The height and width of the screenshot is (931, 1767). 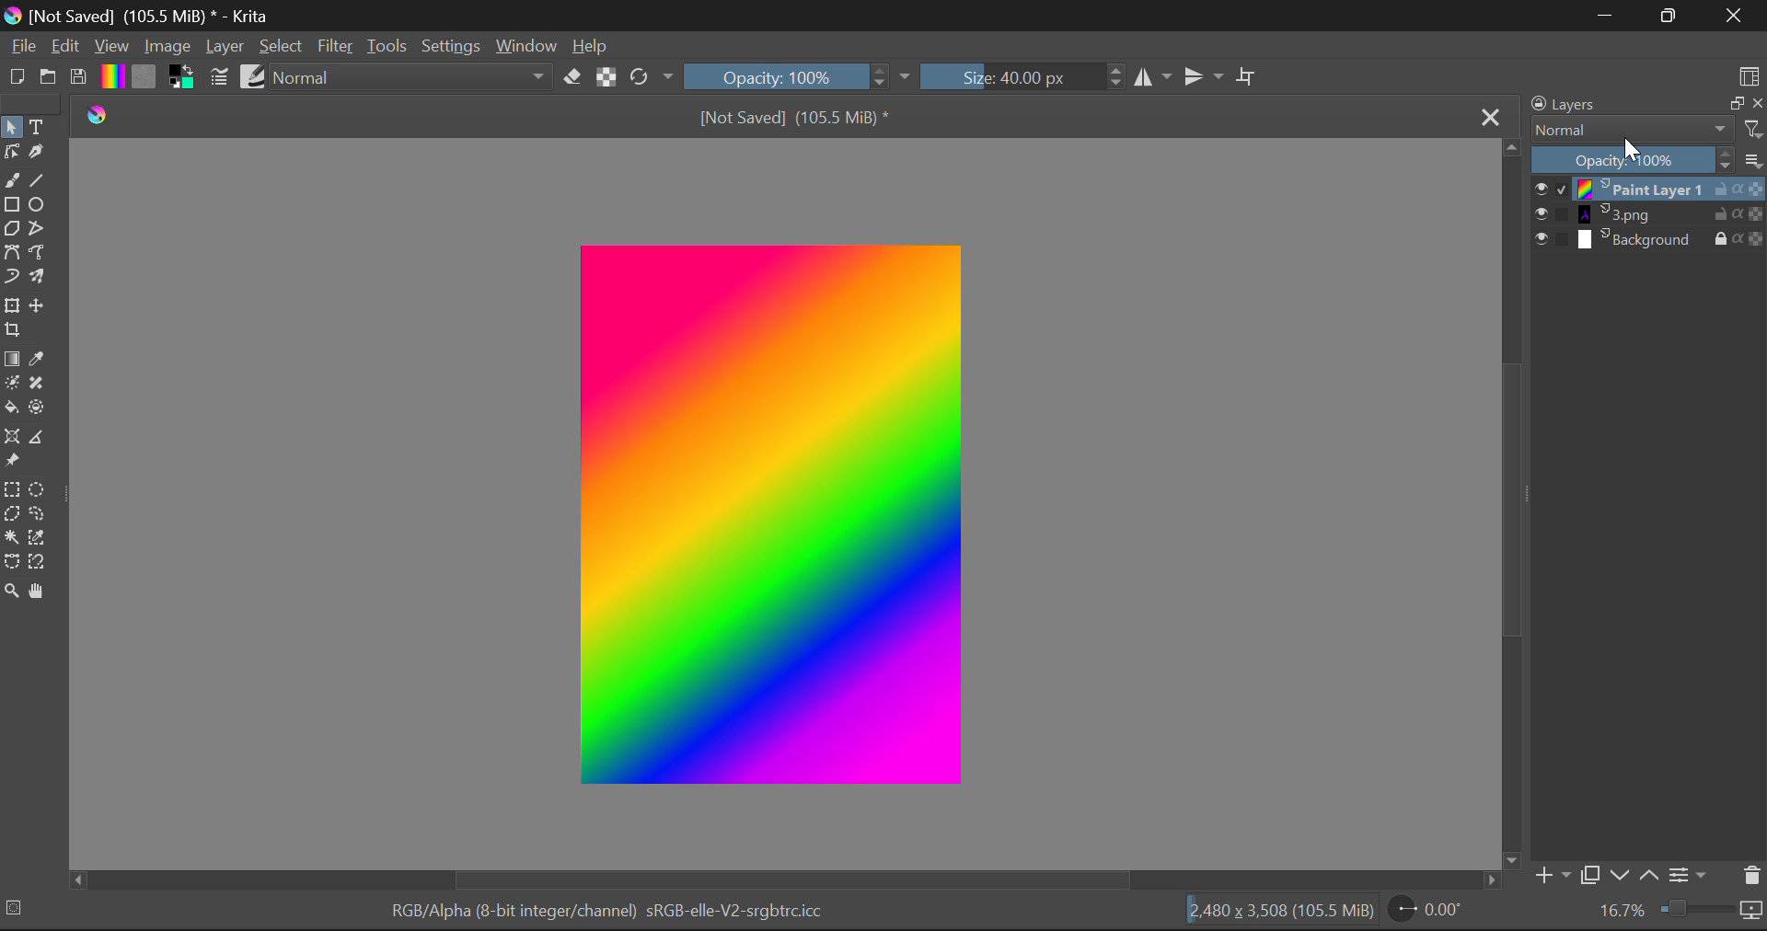 I want to click on Layer, so click(x=225, y=51).